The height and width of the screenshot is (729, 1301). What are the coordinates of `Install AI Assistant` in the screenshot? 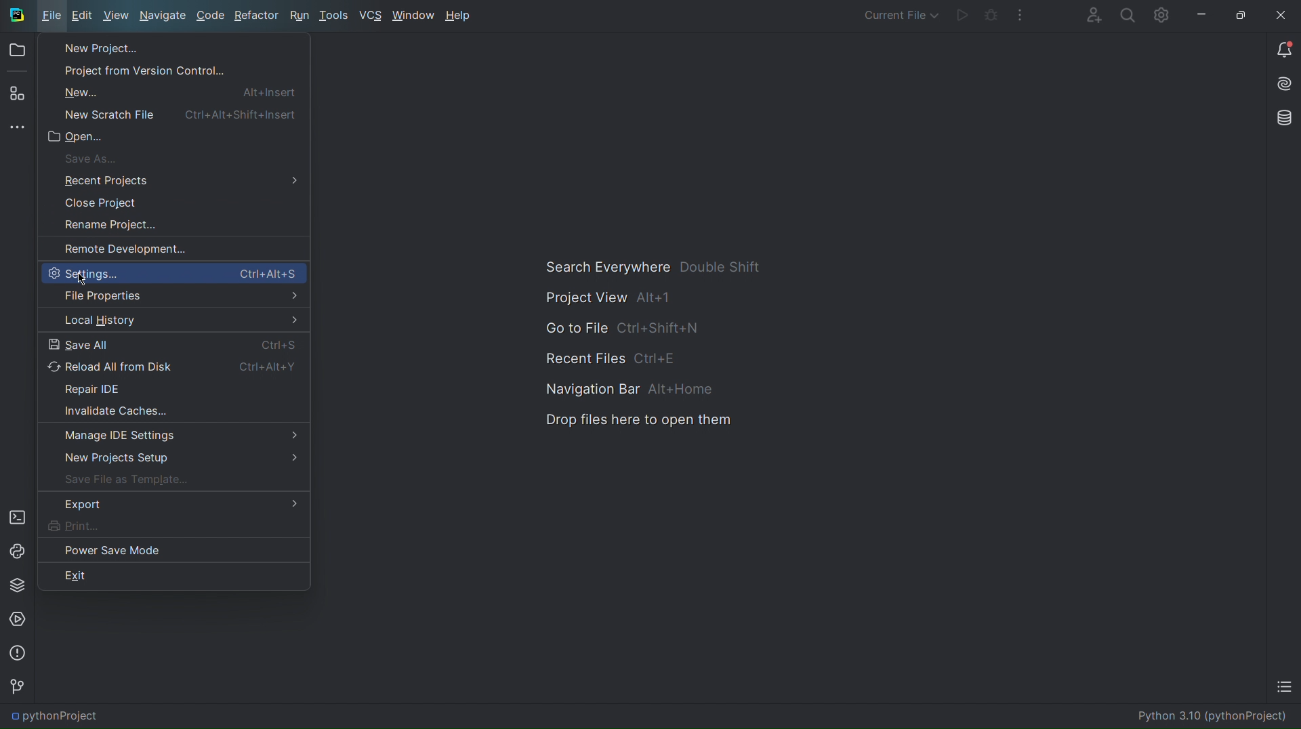 It's located at (1282, 85).